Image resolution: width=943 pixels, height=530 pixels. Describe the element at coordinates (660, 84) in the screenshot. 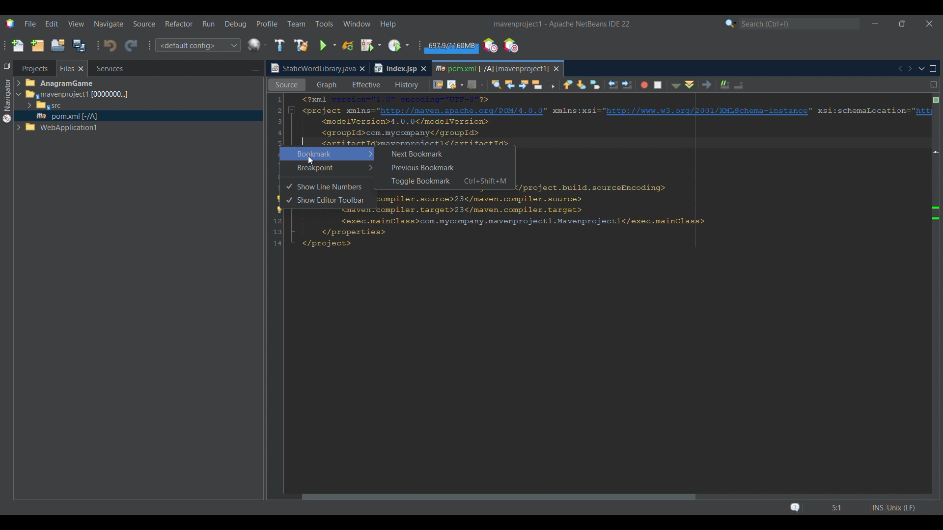

I see `Stop macro recording` at that location.